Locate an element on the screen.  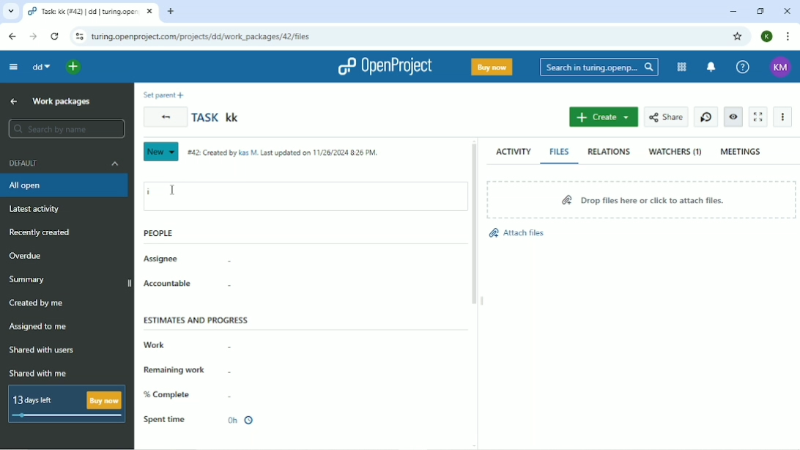
New is located at coordinates (160, 152).